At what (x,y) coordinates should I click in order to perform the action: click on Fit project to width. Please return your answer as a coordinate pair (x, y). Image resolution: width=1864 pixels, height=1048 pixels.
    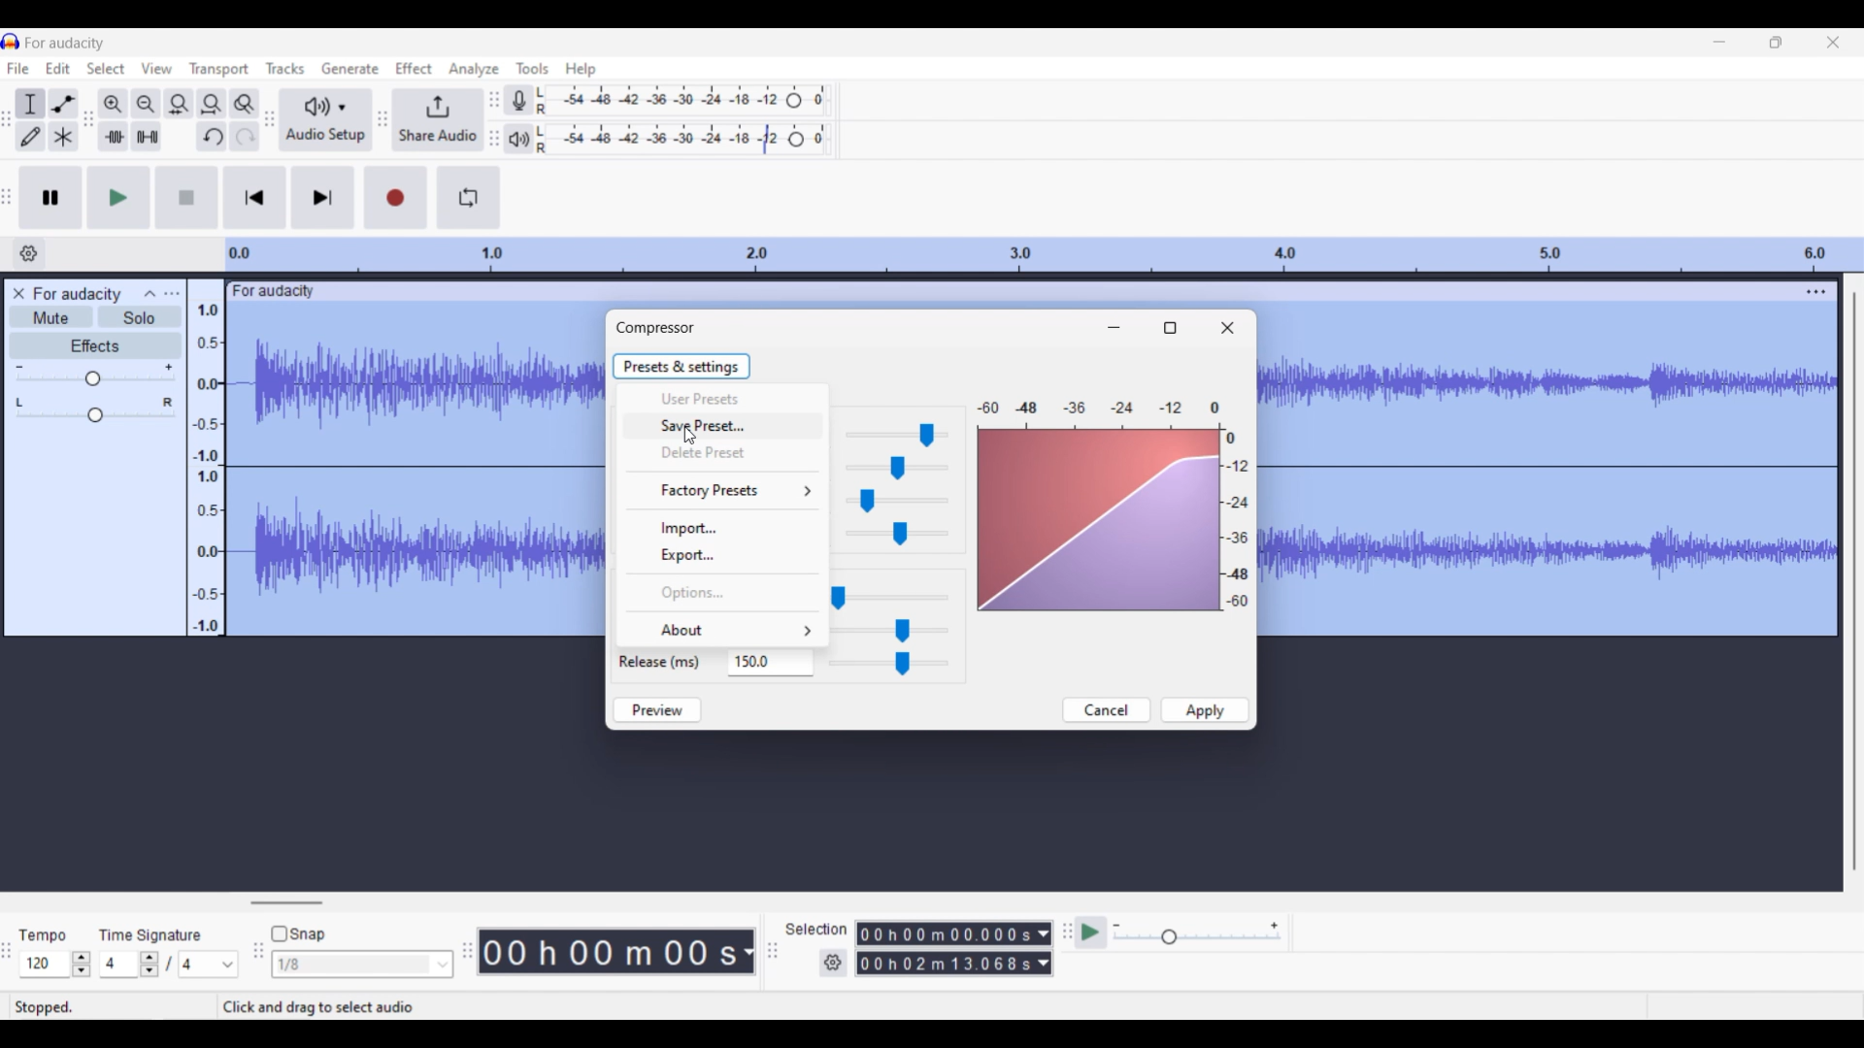
    Looking at the image, I should click on (212, 103).